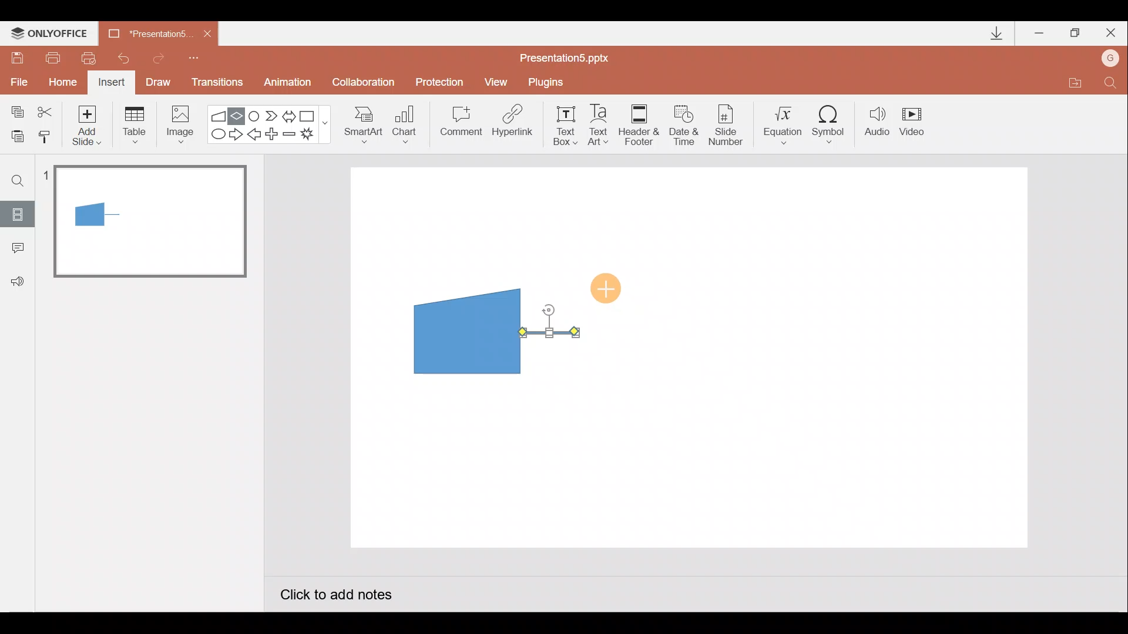  I want to click on Date & time, so click(683, 122).